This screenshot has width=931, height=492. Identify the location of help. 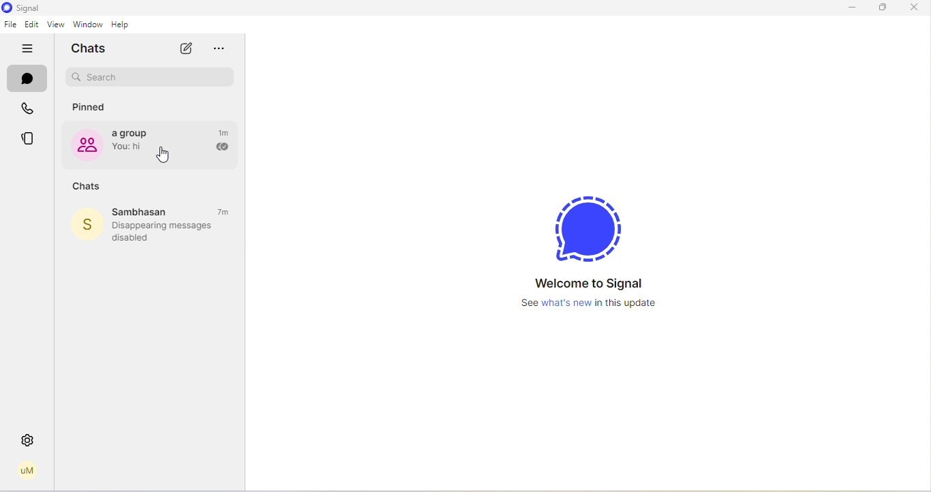
(125, 25).